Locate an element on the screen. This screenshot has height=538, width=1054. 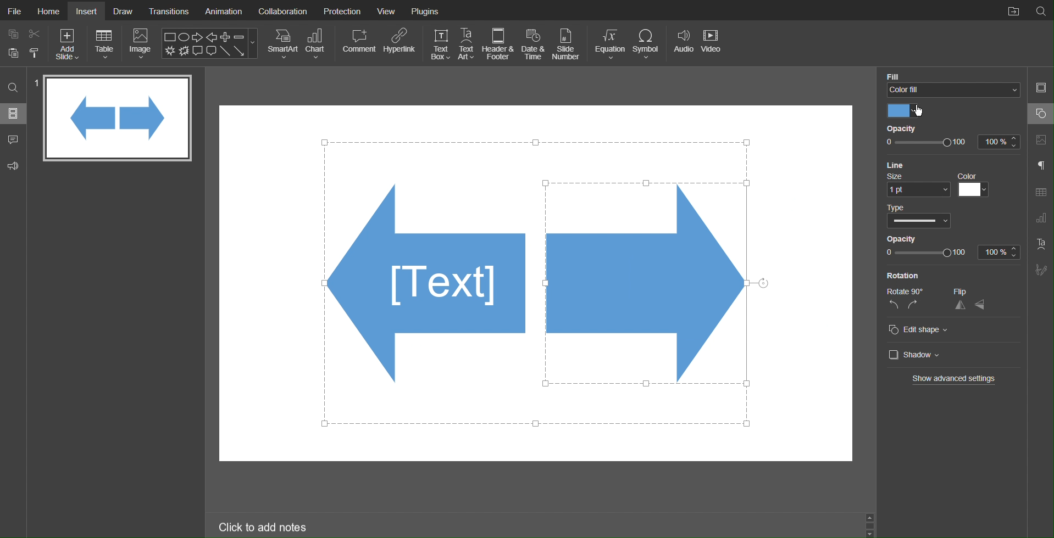
File  is located at coordinates (13, 10).